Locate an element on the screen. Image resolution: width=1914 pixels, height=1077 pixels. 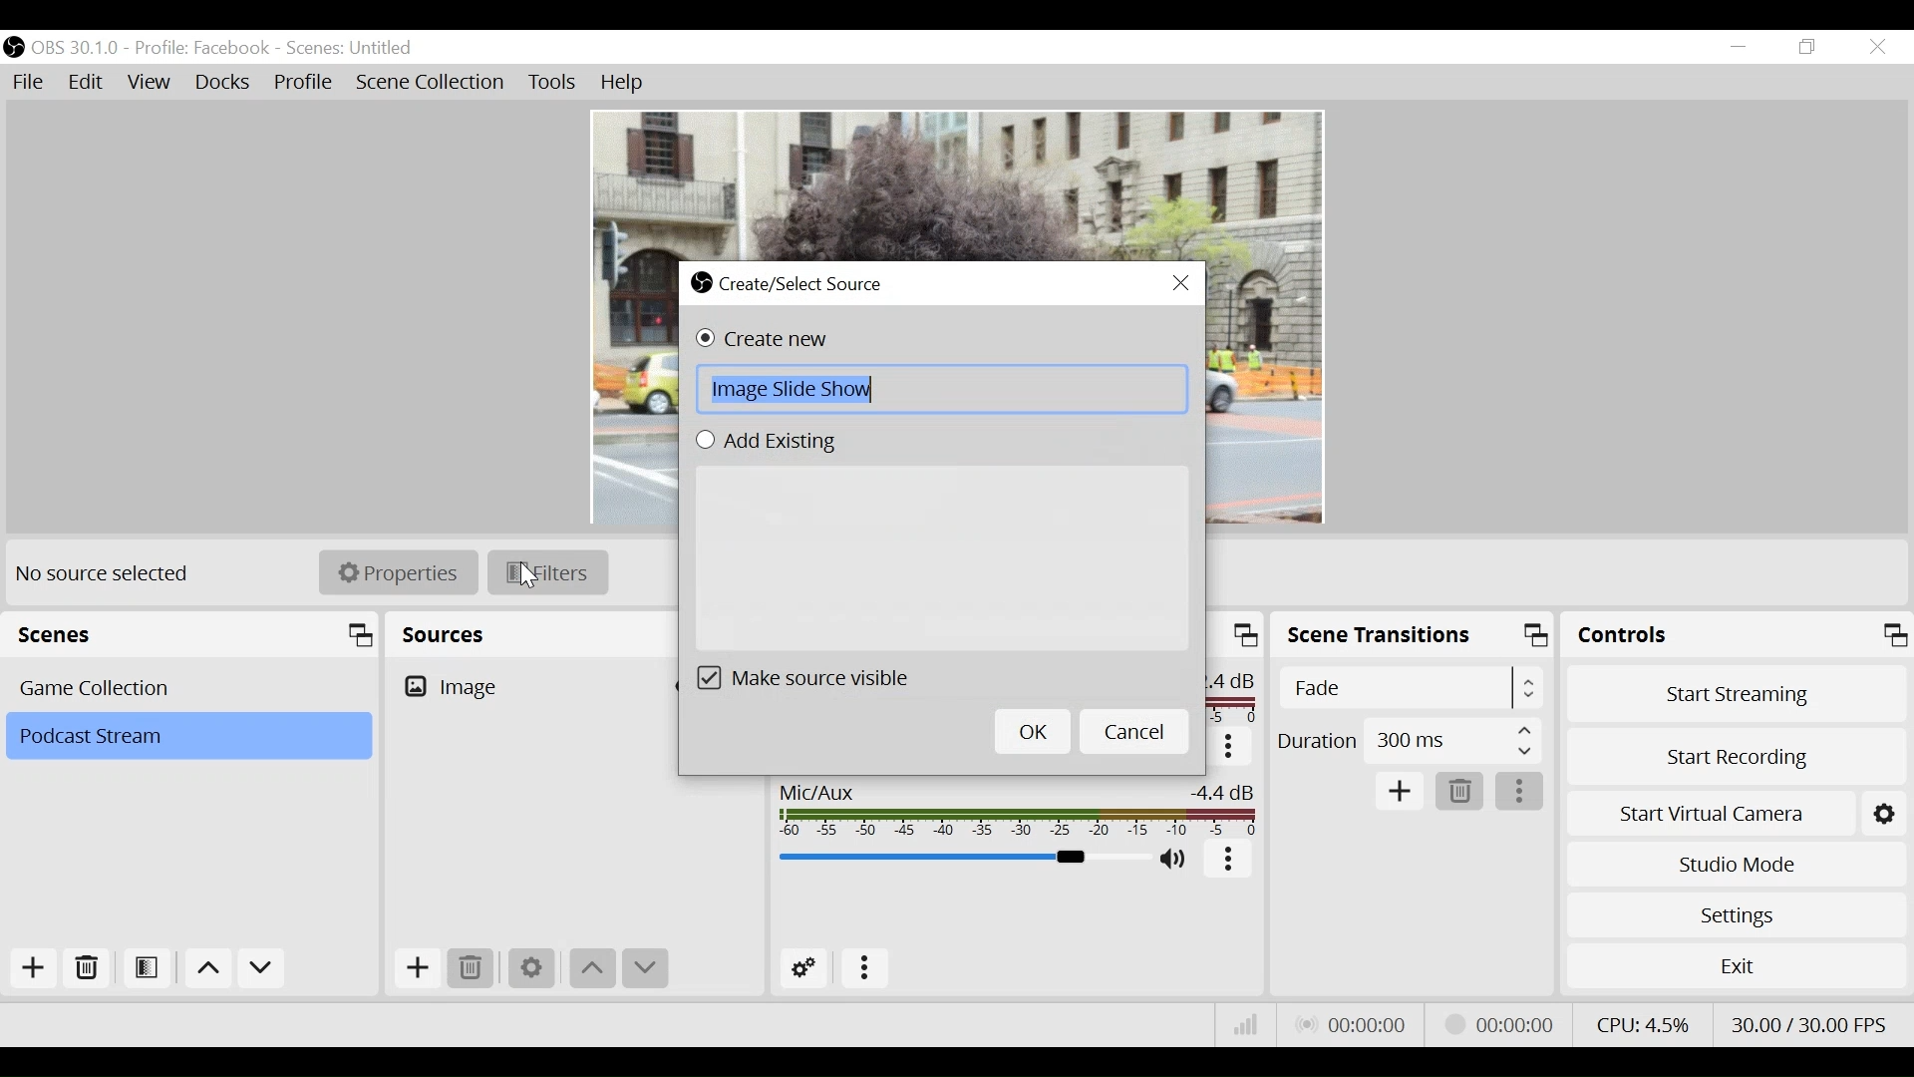
Stream Status is located at coordinates (1500, 1022).